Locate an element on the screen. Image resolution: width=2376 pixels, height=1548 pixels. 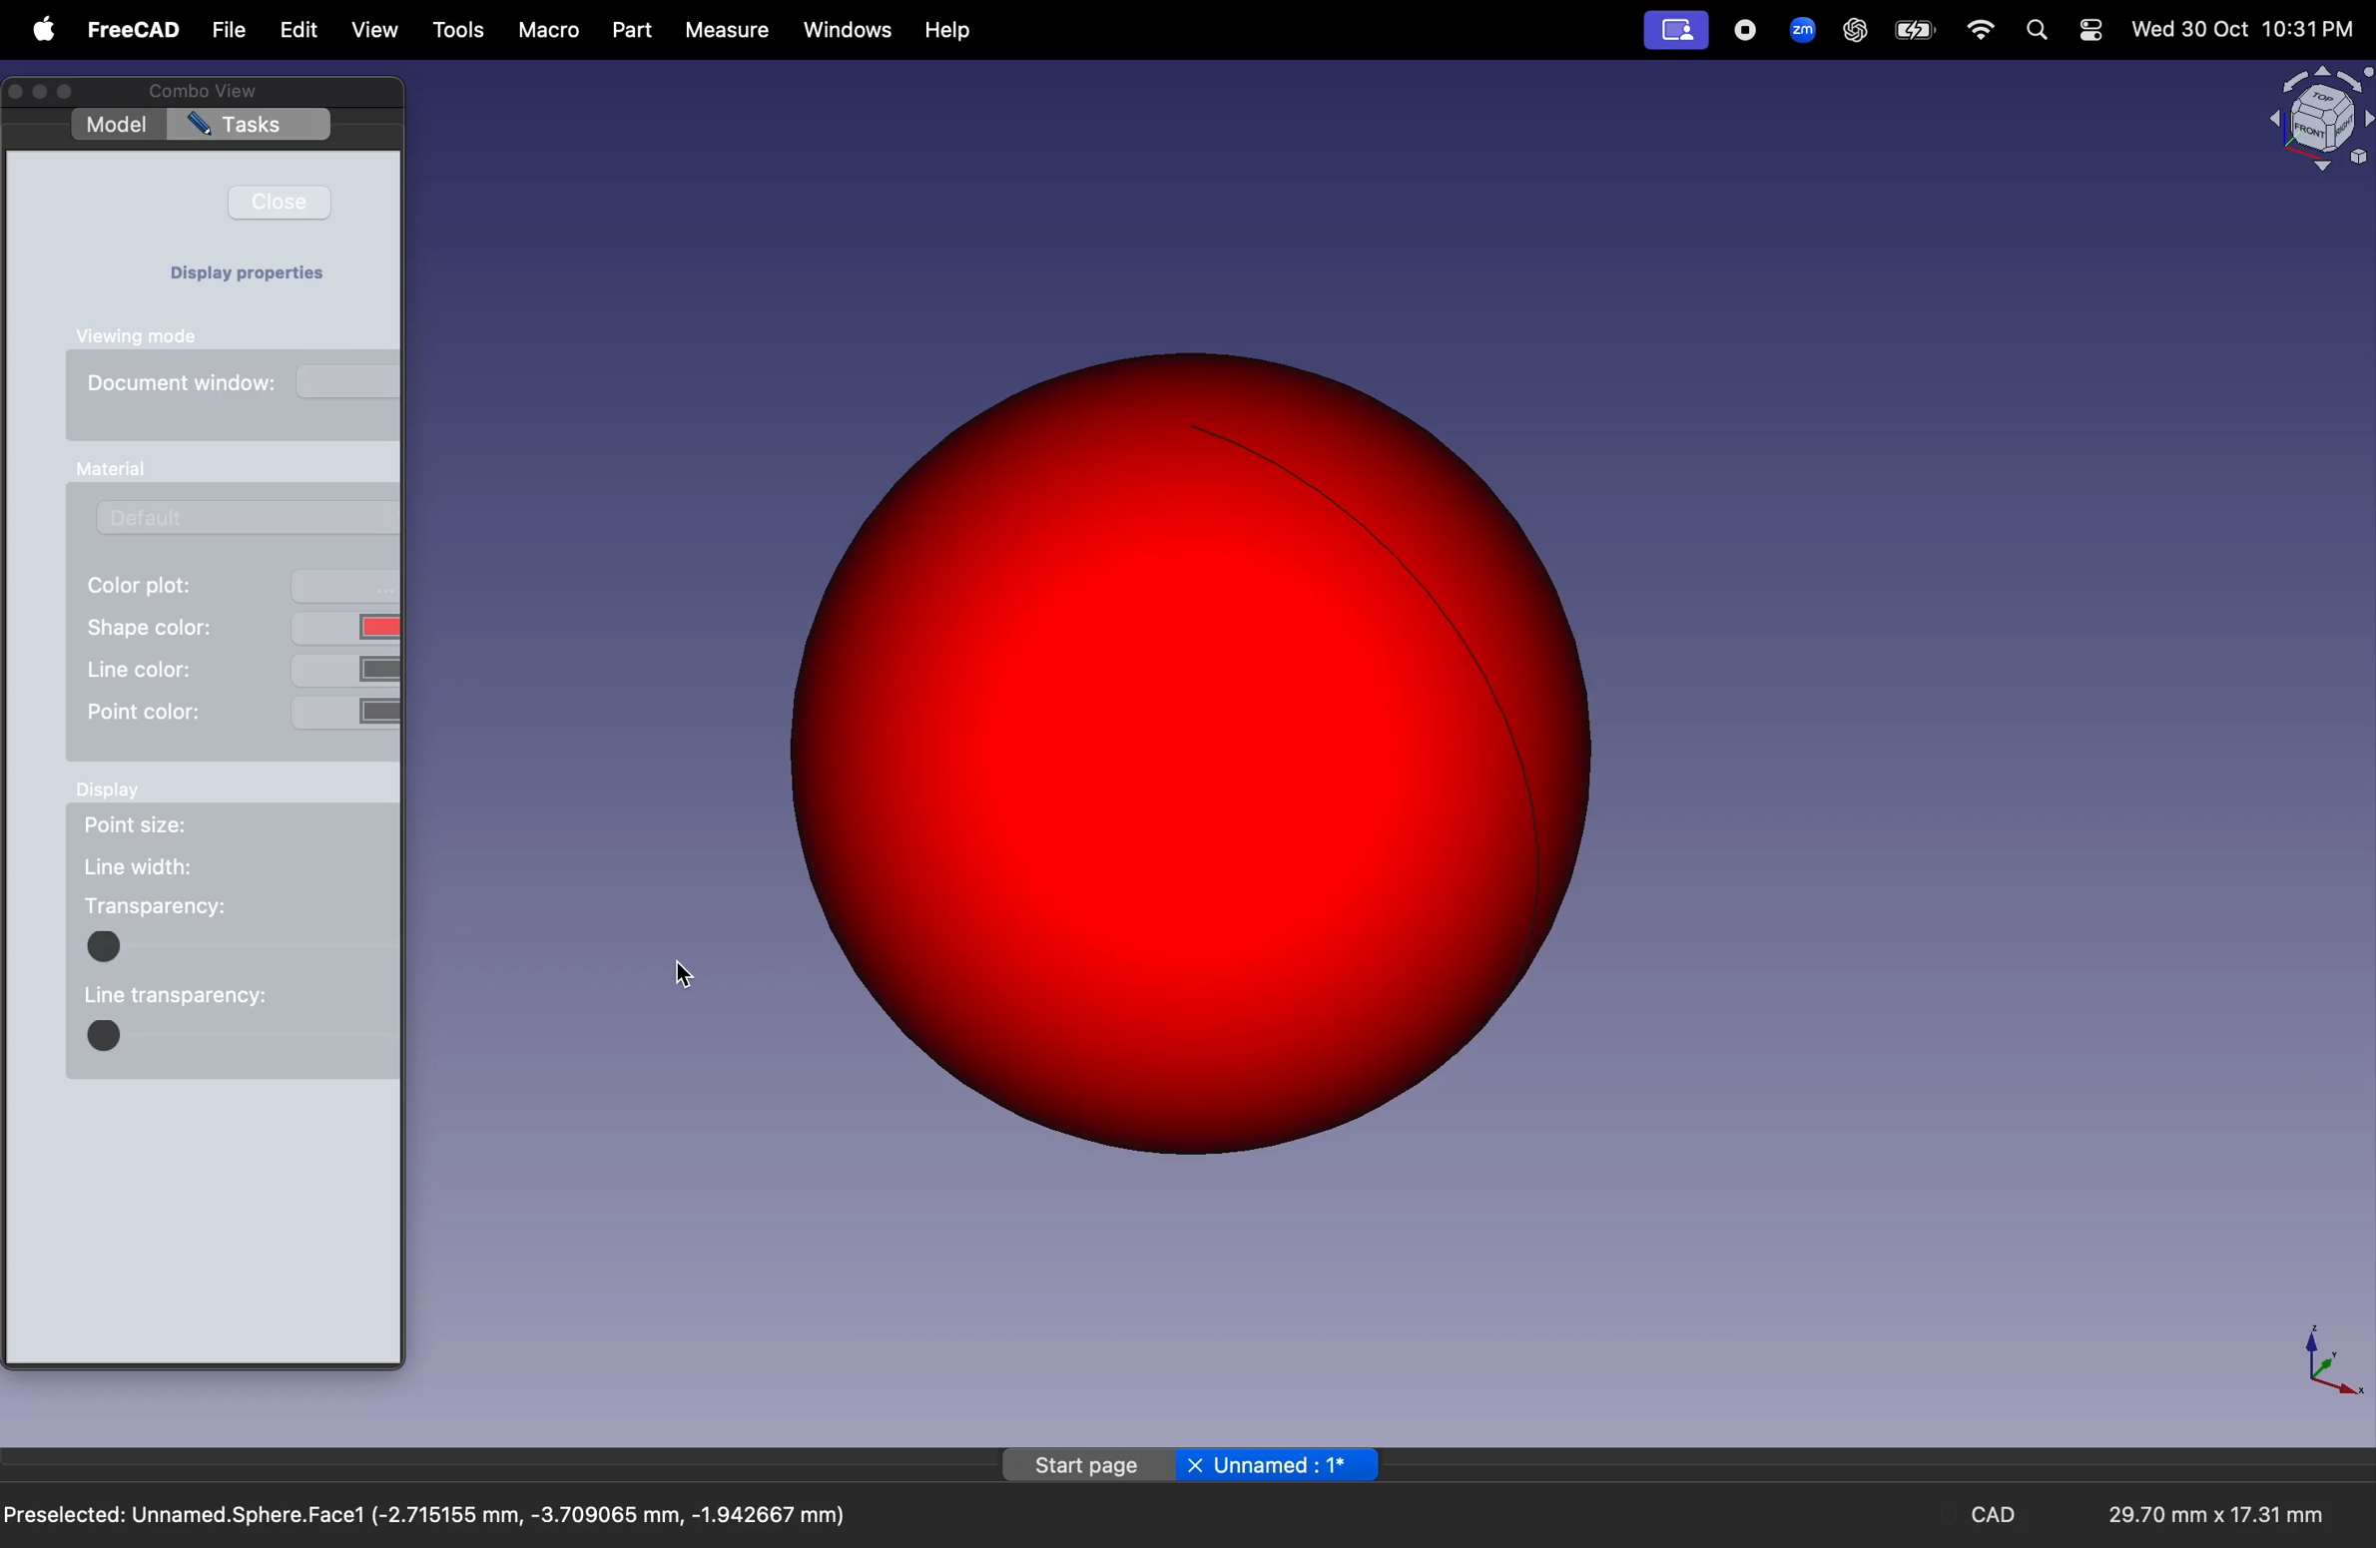
29.70 mm x 17.31 mm is located at coordinates (2199, 1516).